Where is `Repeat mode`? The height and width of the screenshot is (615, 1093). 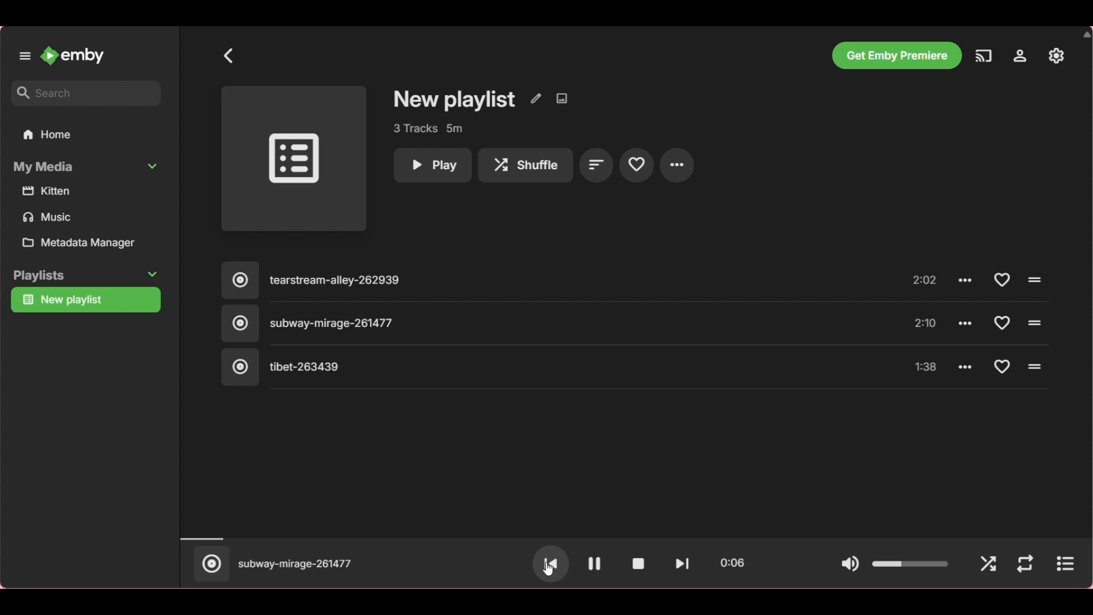
Repeat mode is located at coordinates (1025, 564).